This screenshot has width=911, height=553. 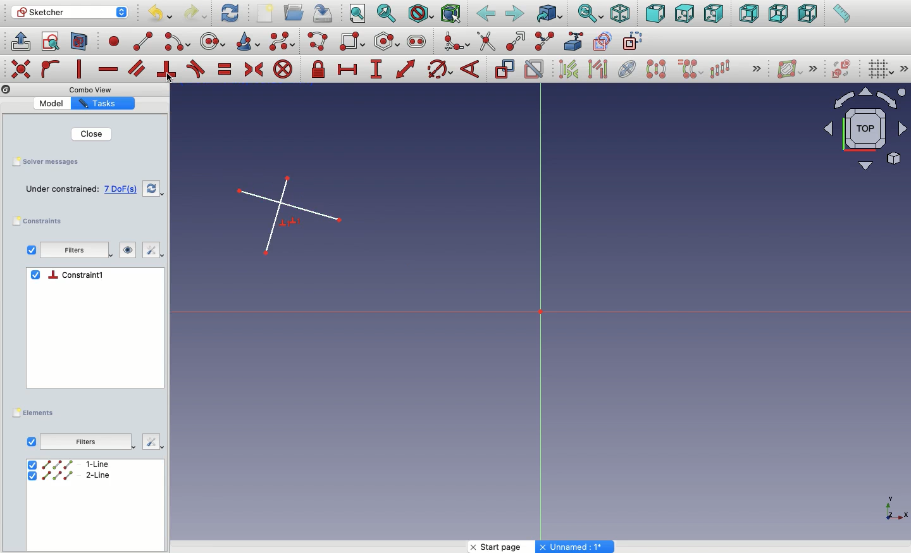 What do you see at coordinates (572, 40) in the screenshot?
I see `External geometry` at bounding box center [572, 40].